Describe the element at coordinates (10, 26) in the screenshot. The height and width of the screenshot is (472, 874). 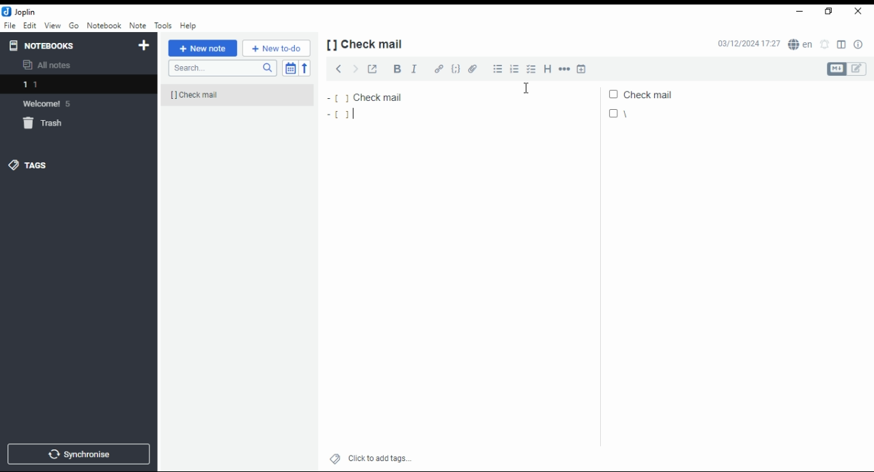
I see `file` at that location.